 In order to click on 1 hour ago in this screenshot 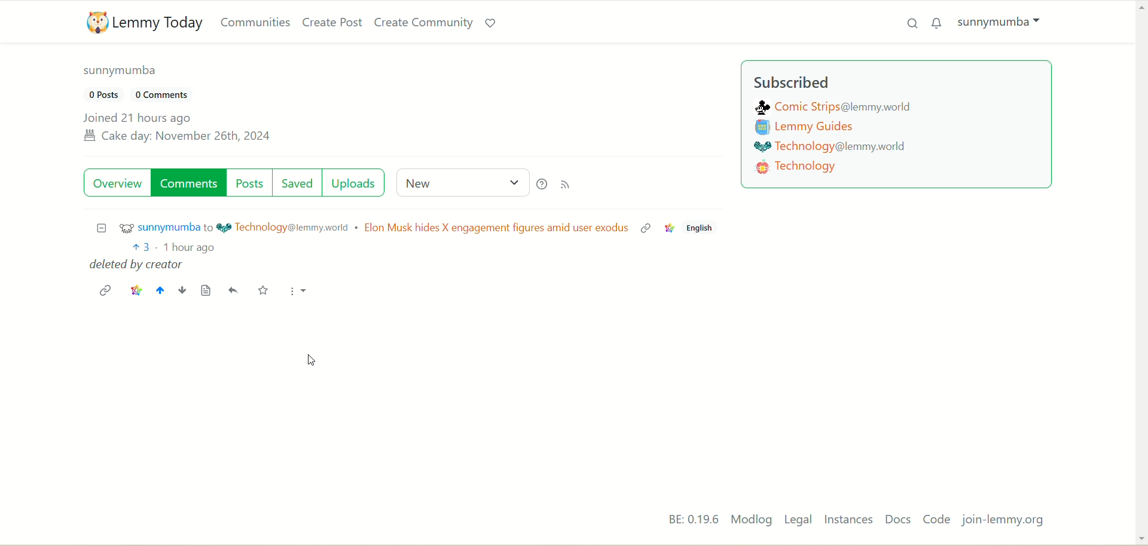, I will do `click(193, 247)`.